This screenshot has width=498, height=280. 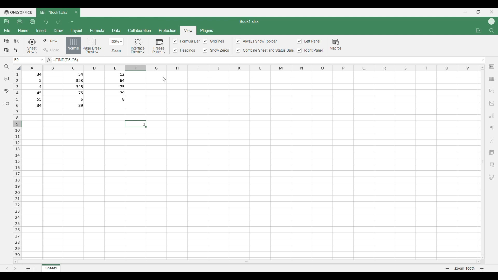 What do you see at coordinates (482, 269) in the screenshot?
I see `Page zoom in` at bounding box center [482, 269].